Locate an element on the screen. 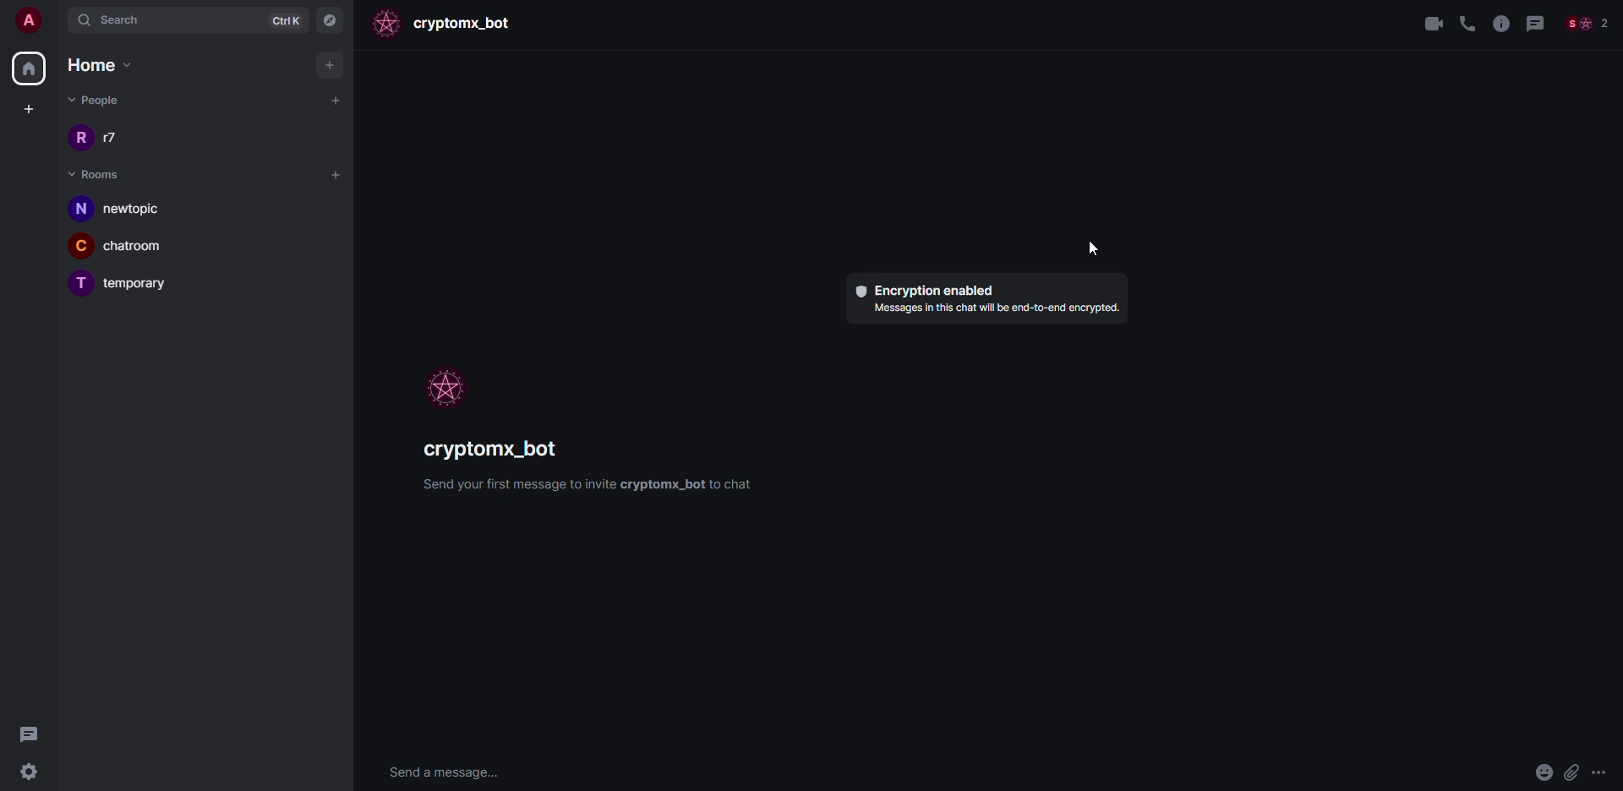  newtopic is located at coordinates (141, 209).